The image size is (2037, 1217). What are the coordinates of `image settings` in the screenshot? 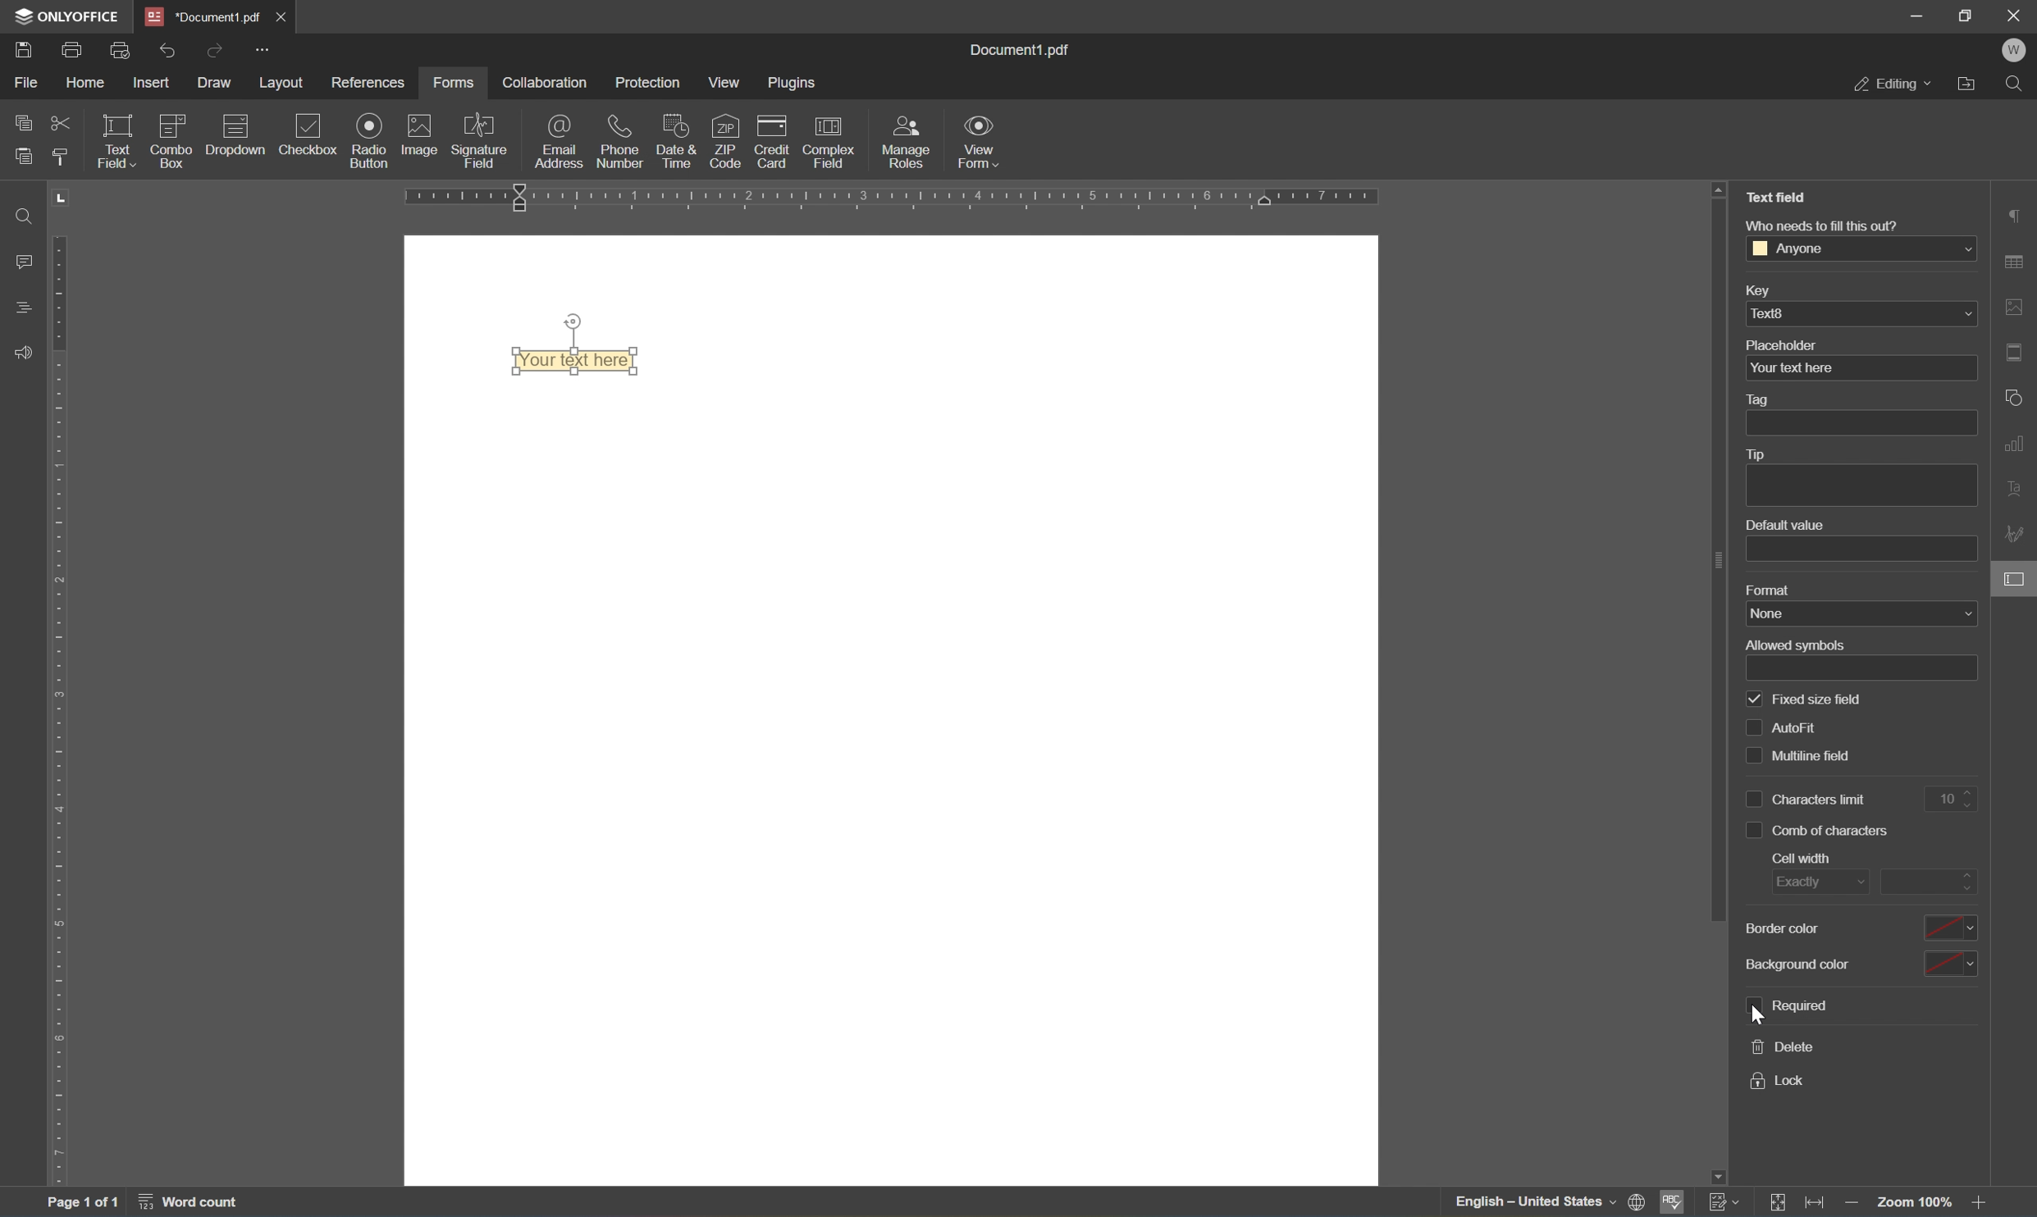 It's located at (2018, 306).